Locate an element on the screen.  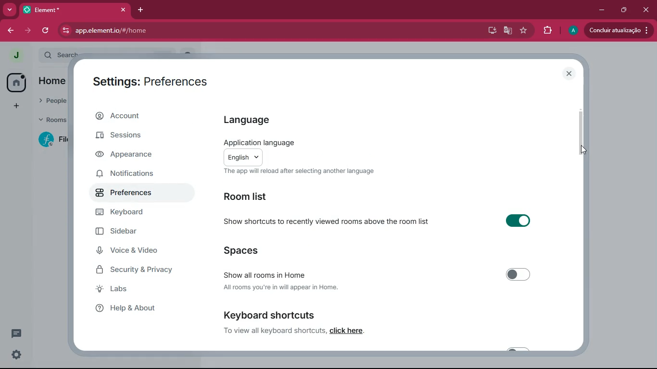
The app will reload after selecting another language is located at coordinates (297, 173).